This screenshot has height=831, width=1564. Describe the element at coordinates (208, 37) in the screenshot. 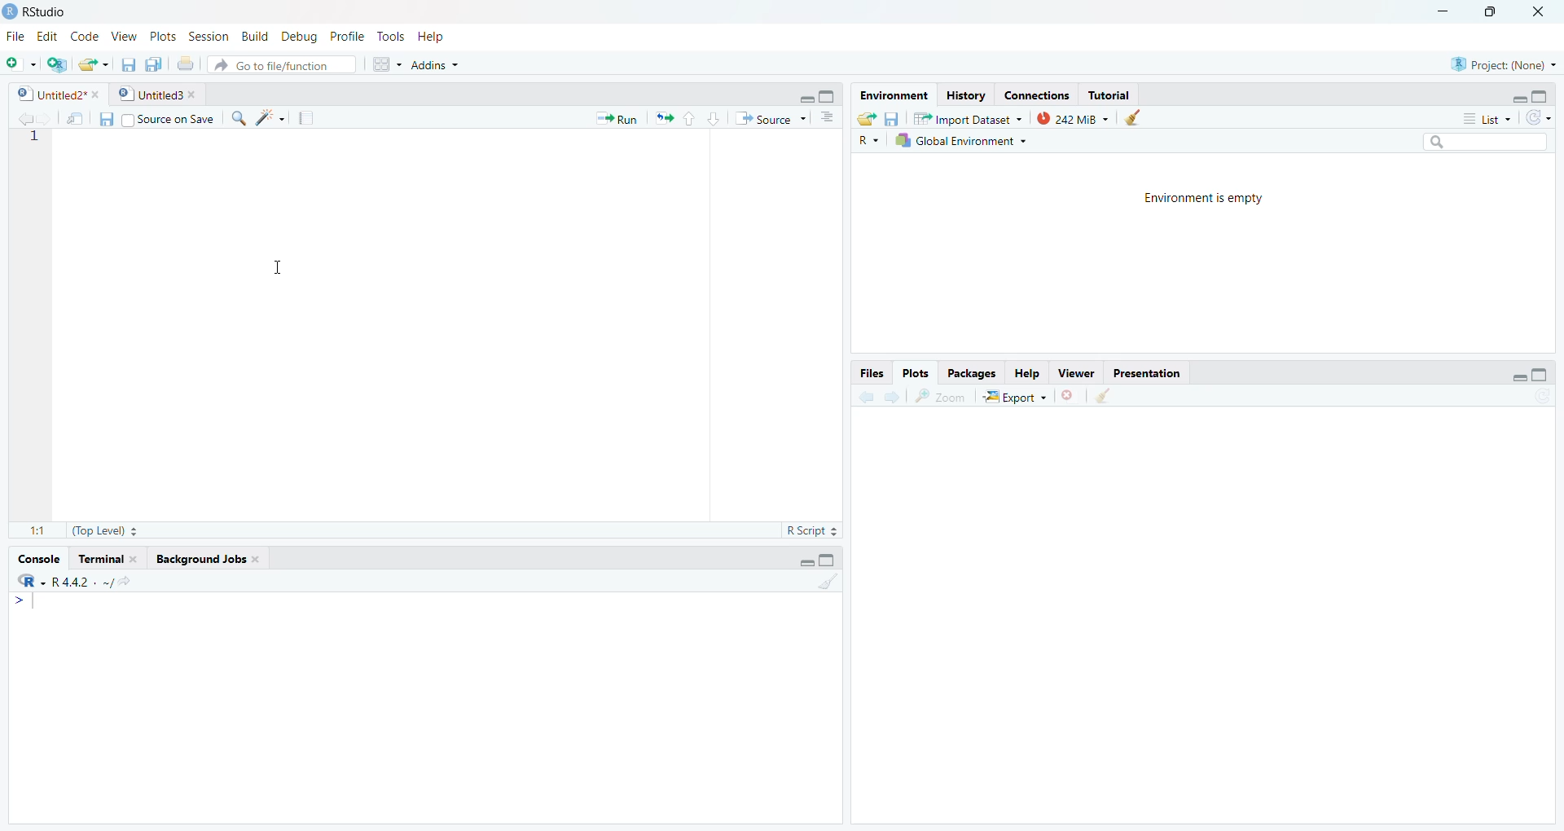

I see `Session` at that location.